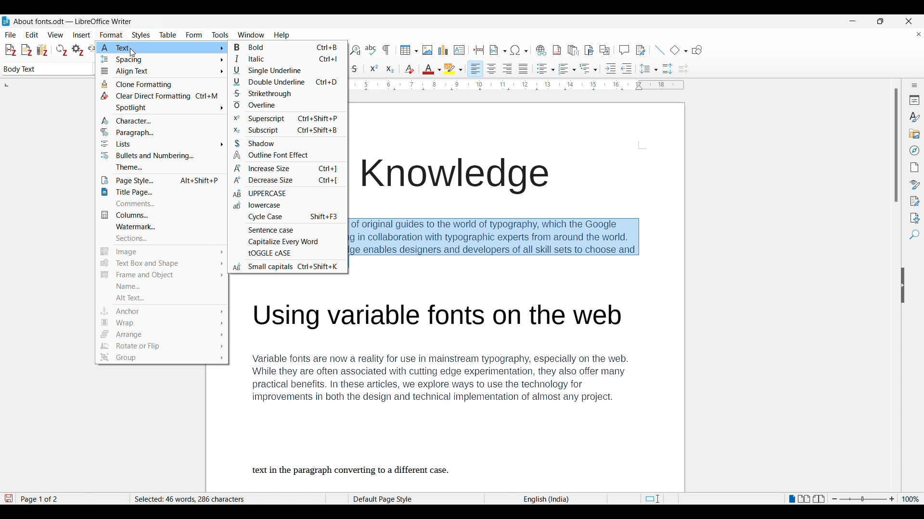  I want to click on Click to save new changes, so click(8, 498).